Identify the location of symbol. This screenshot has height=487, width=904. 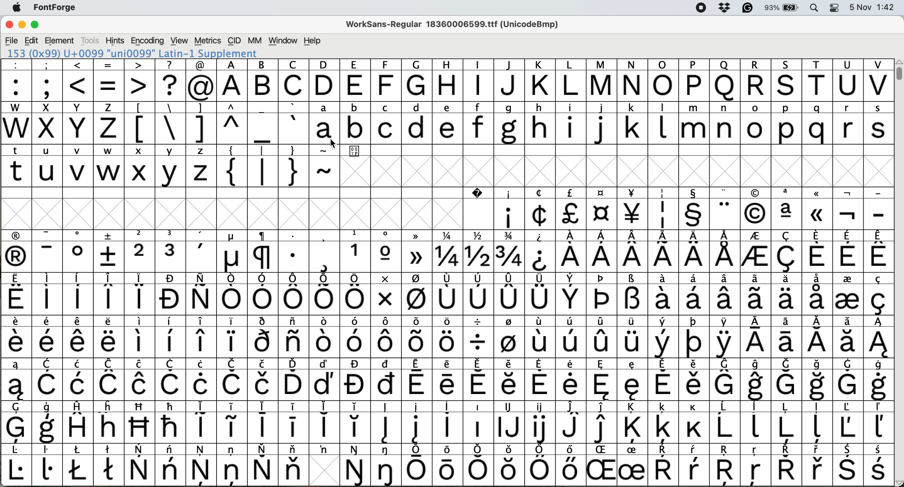
(449, 338).